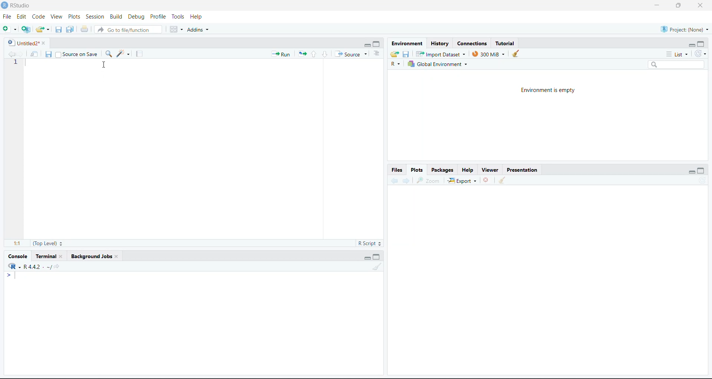  I want to click on Help, so click(469, 169).